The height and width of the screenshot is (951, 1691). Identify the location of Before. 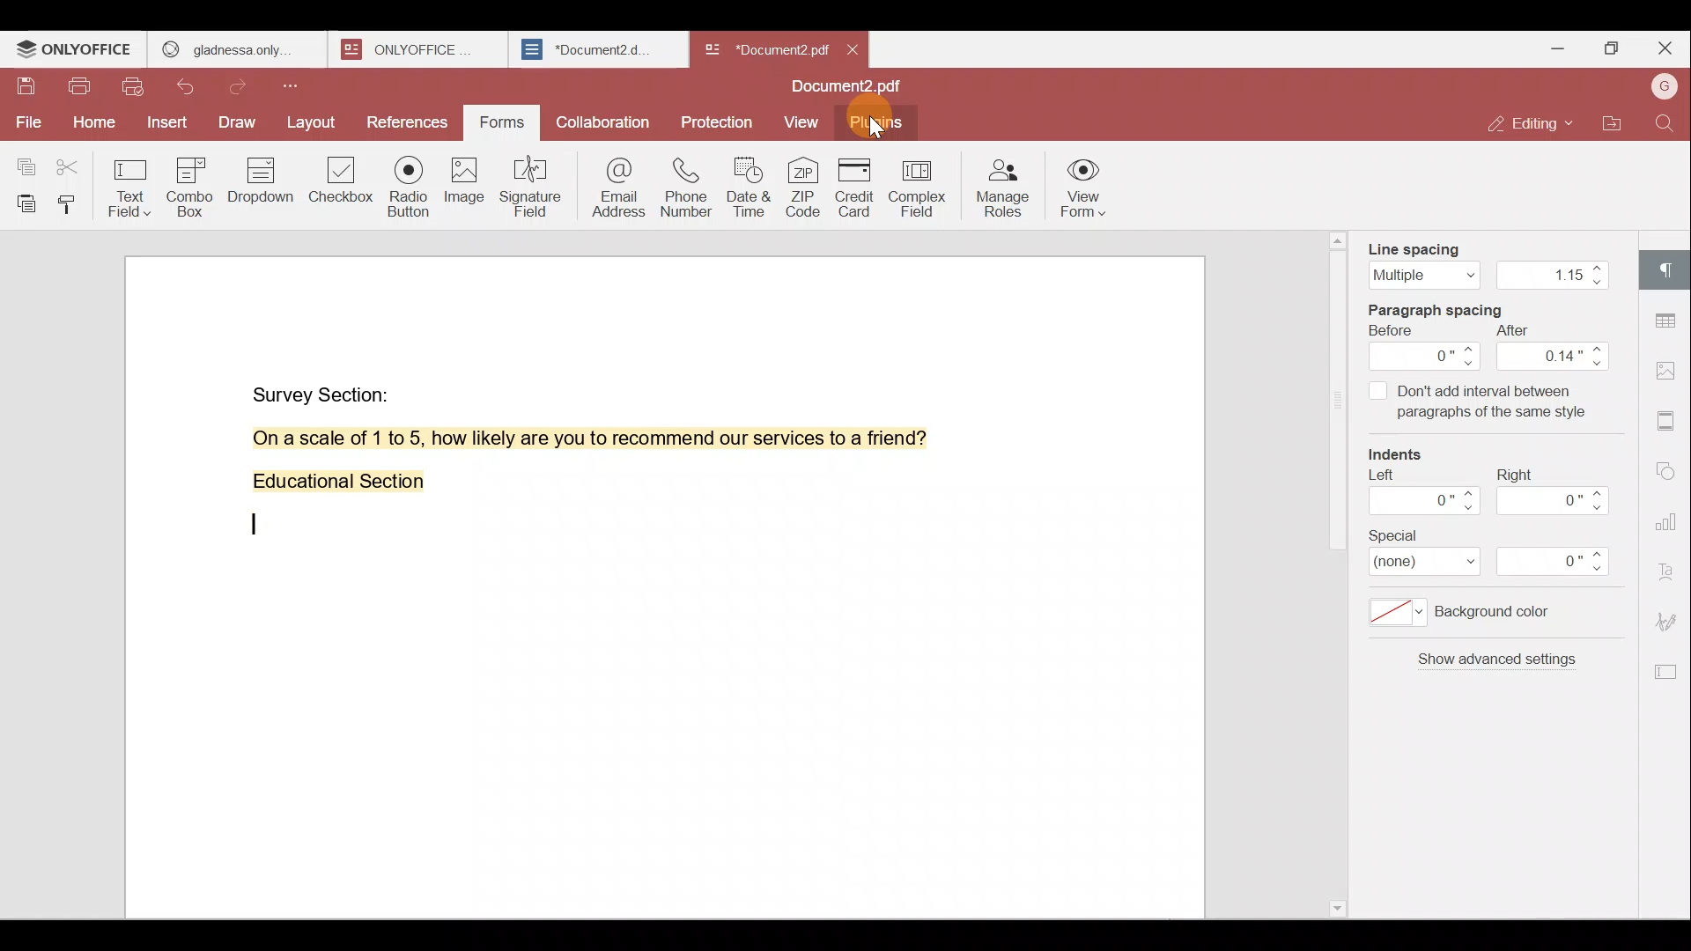
(1426, 348).